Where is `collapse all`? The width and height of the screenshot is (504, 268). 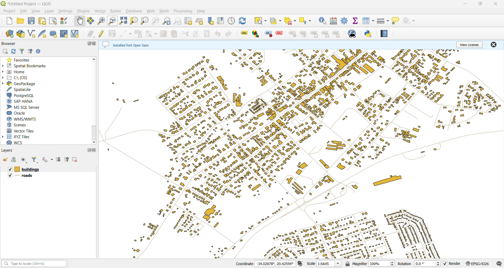
collapse all is located at coordinates (30, 51).